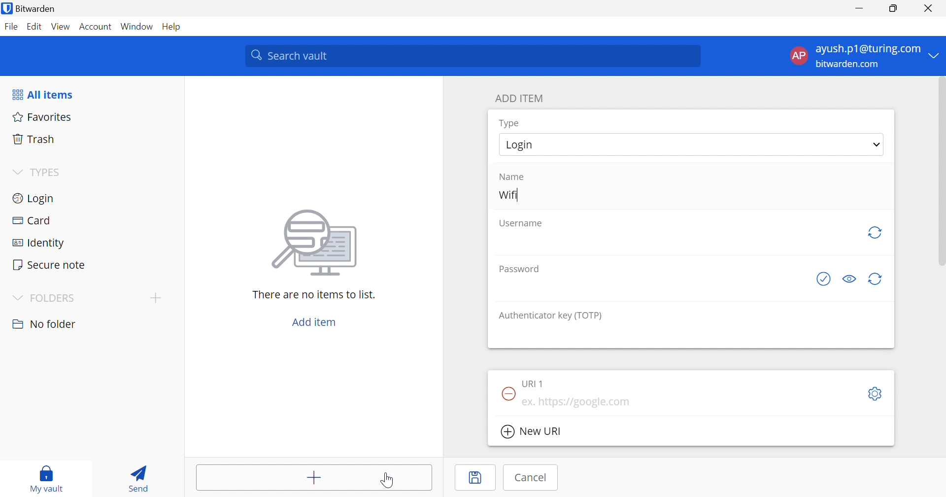 The height and width of the screenshot is (497, 946). Describe the element at coordinates (522, 268) in the screenshot. I see `Password` at that location.